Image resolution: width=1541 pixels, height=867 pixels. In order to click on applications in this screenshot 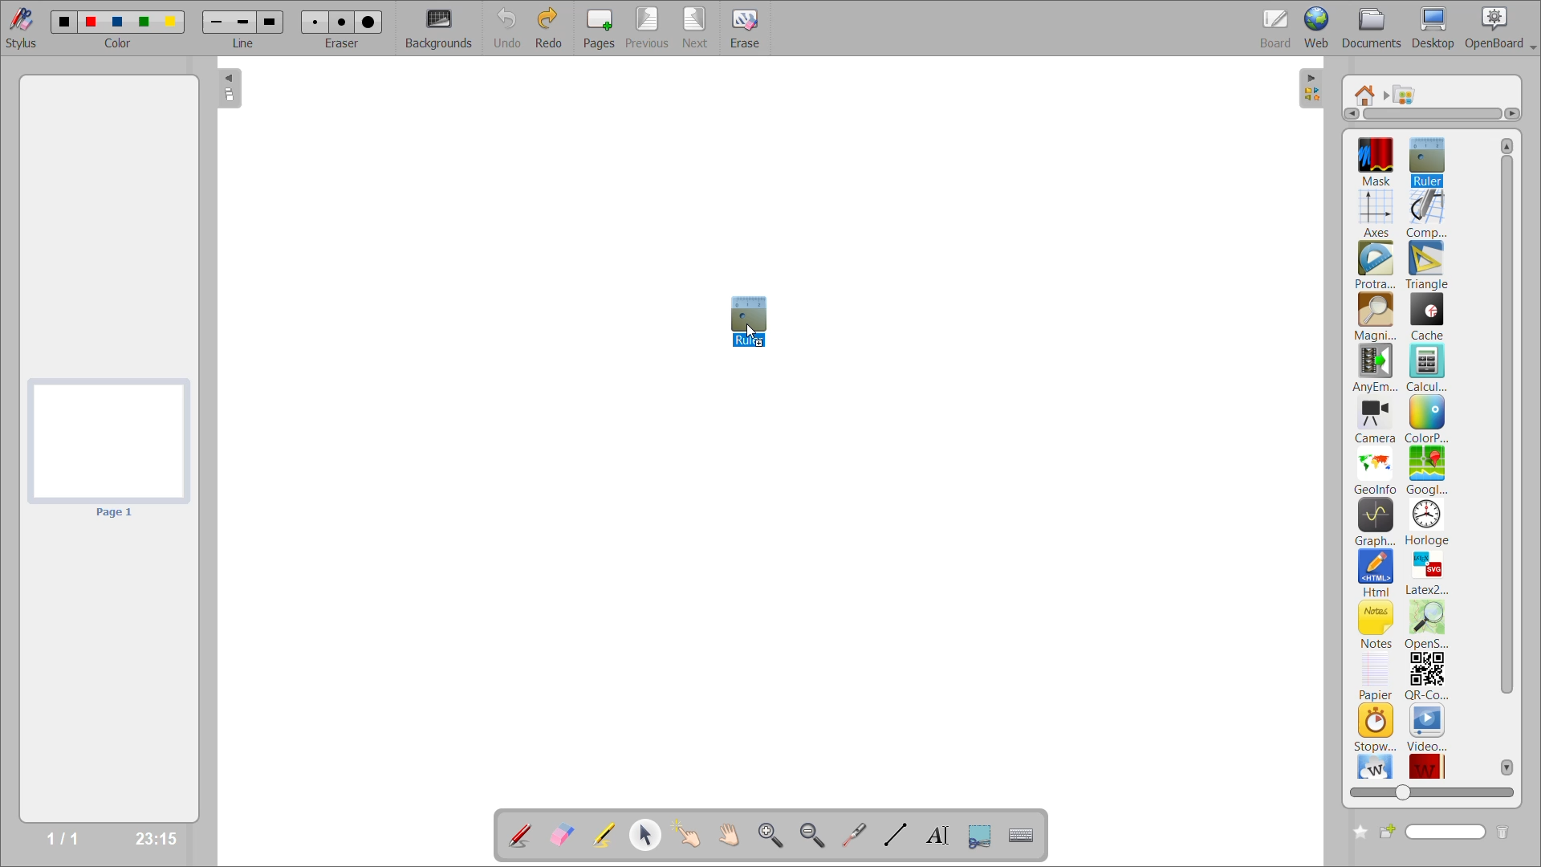, I will do `click(1409, 95)`.